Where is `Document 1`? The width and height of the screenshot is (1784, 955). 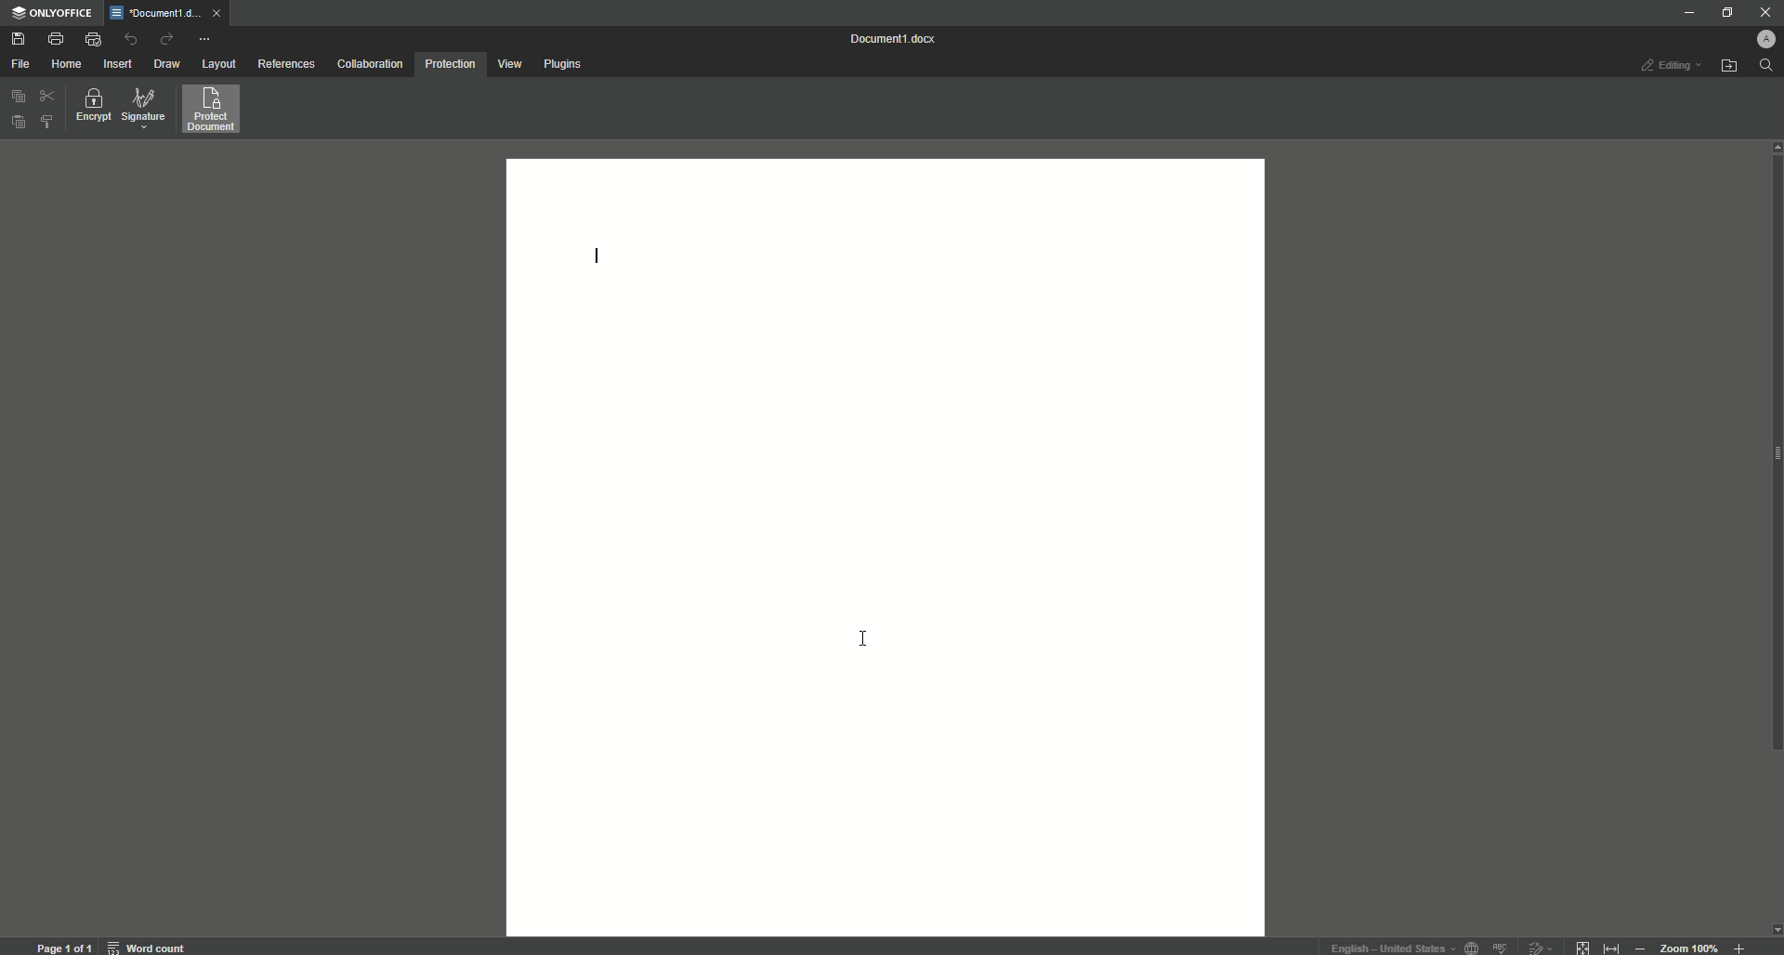 Document 1 is located at coordinates (897, 39).